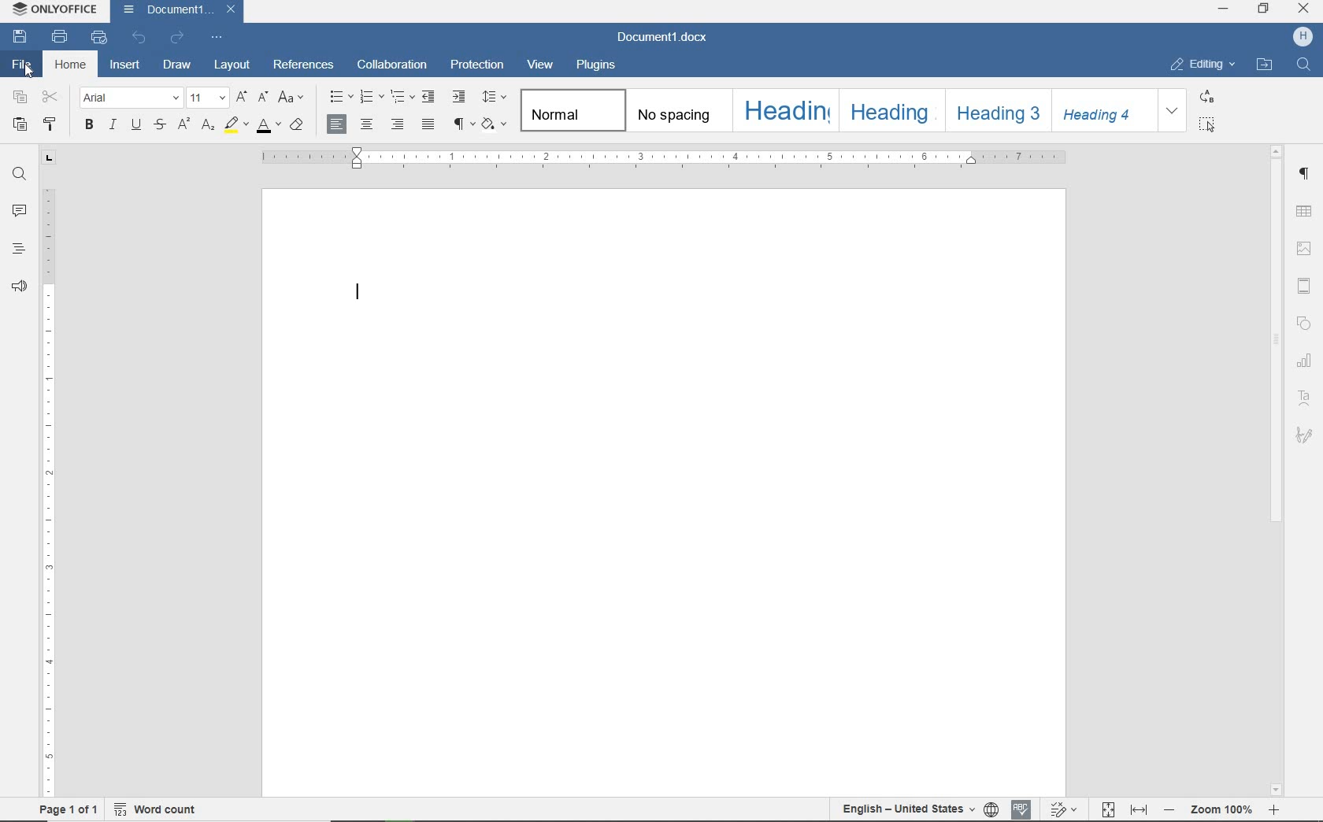 This screenshot has height=822, width=1323. Describe the element at coordinates (676, 110) in the screenshot. I see `no spacing` at that location.